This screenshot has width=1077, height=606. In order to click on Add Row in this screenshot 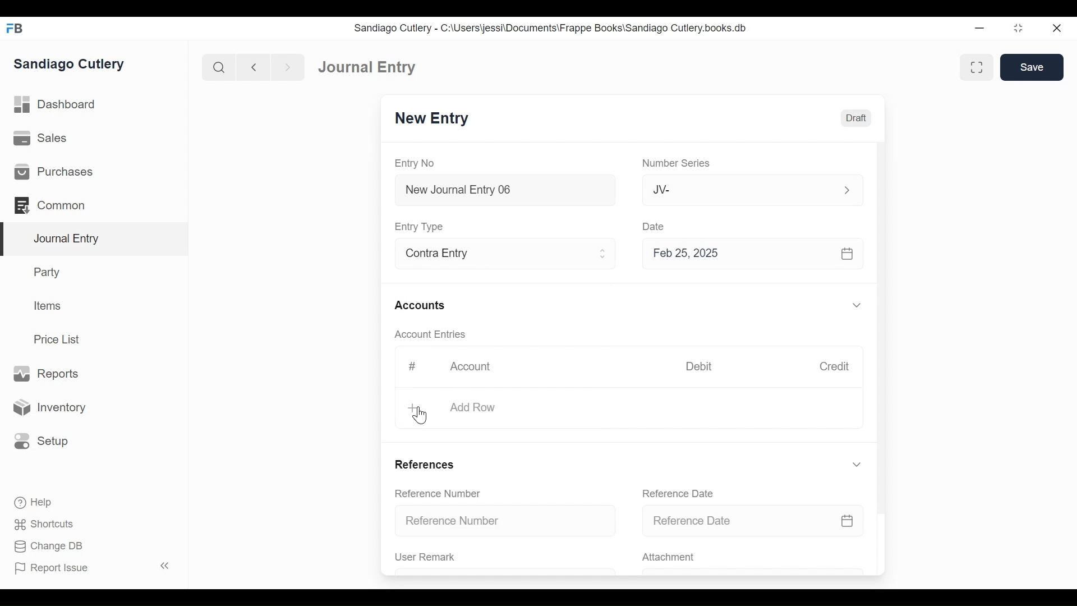, I will do `click(471, 408)`.